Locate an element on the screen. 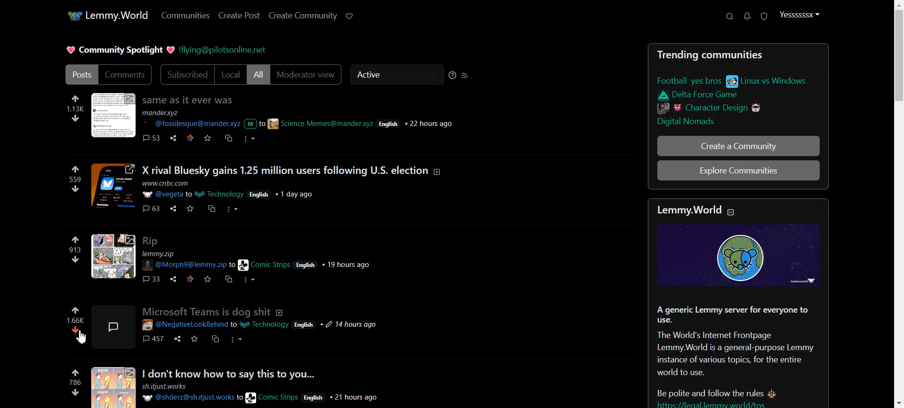  Text is located at coordinates (734, 357).